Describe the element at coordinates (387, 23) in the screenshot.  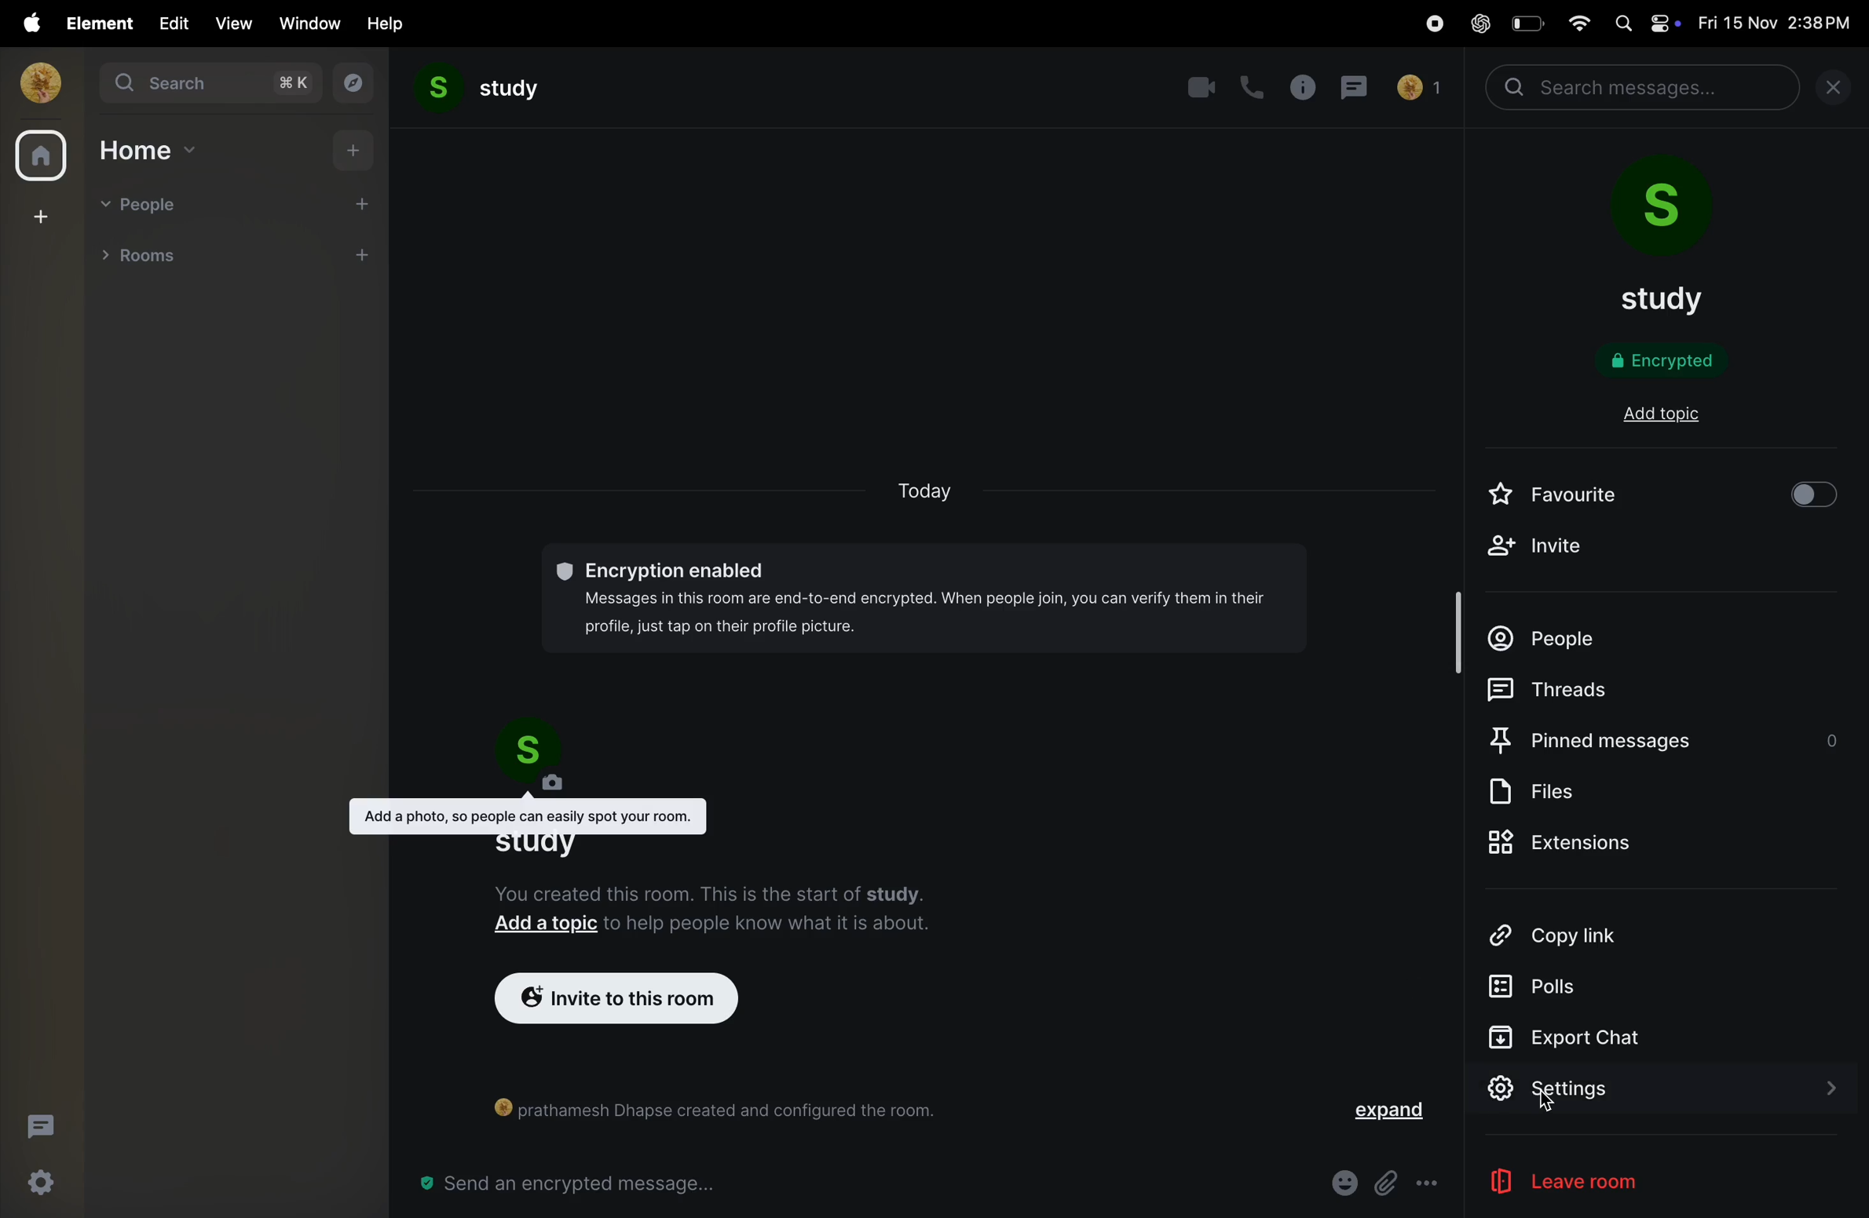
I see `help` at that location.